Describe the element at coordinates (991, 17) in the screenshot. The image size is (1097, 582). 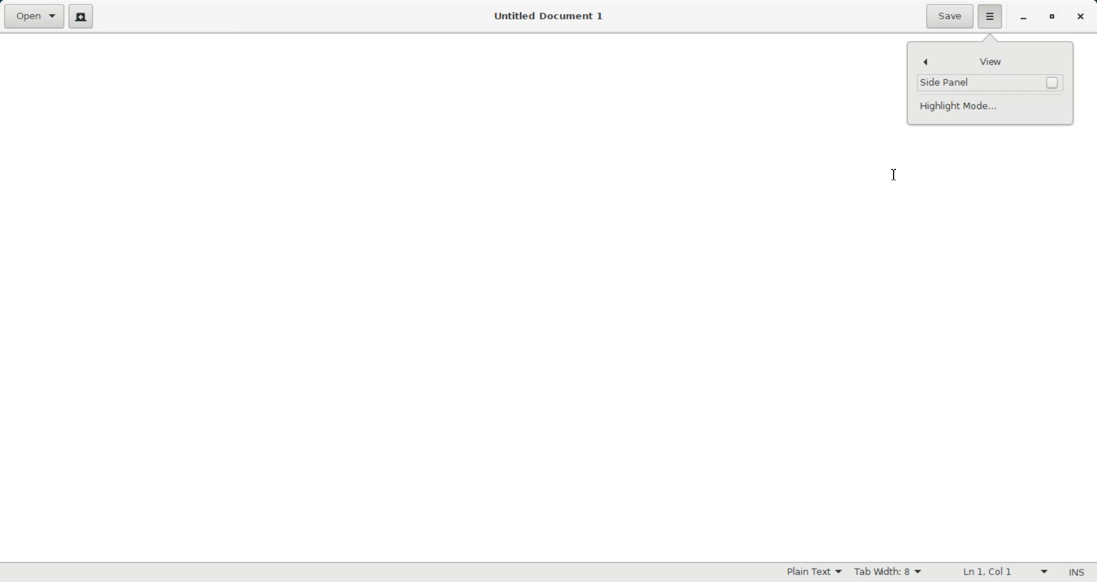
I see `Hamburger settings` at that location.